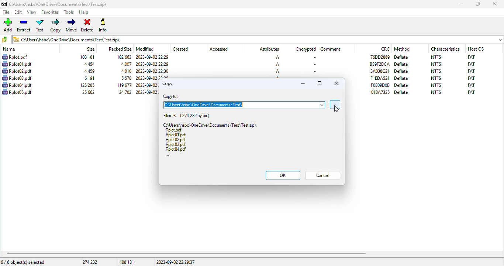 The height and width of the screenshot is (266, 504). I want to click on tools, so click(69, 13).